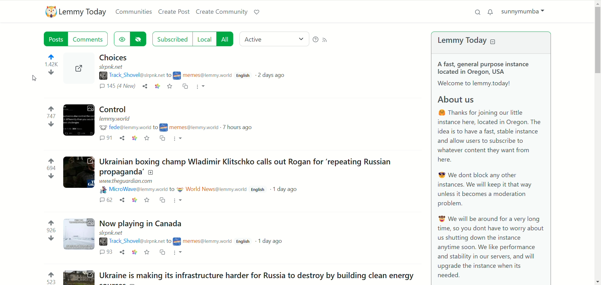 Image resolution: width=601 pixels, height=285 pixels. What do you see at coordinates (148, 253) in the screenshot?
I see `save` at bounding box center [148, 253].